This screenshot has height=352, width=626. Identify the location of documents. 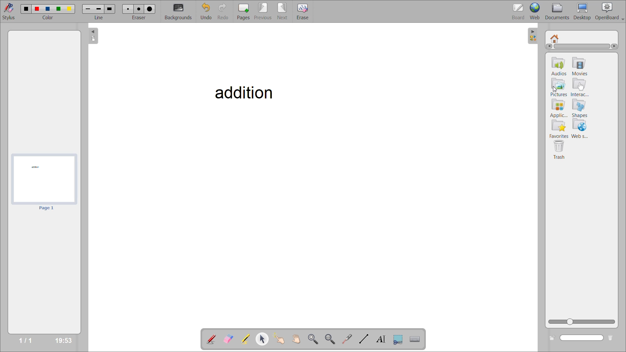
(560, 11).